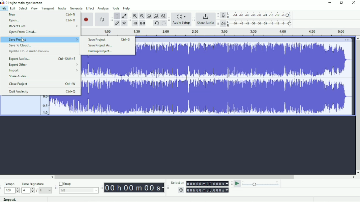 The image size is (360, 202). What do you see at coordinates (108, 85) in the screenshot?
I see `Audio` at bounding box center [108, 85].